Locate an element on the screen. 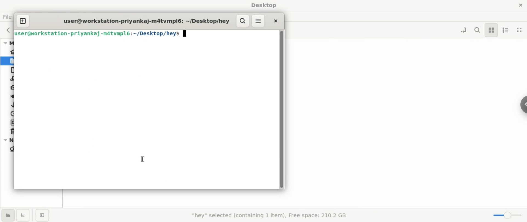 Image resolution: width=527 pixels, height=222 pixels. icon view is located at coordinates (492, 31).